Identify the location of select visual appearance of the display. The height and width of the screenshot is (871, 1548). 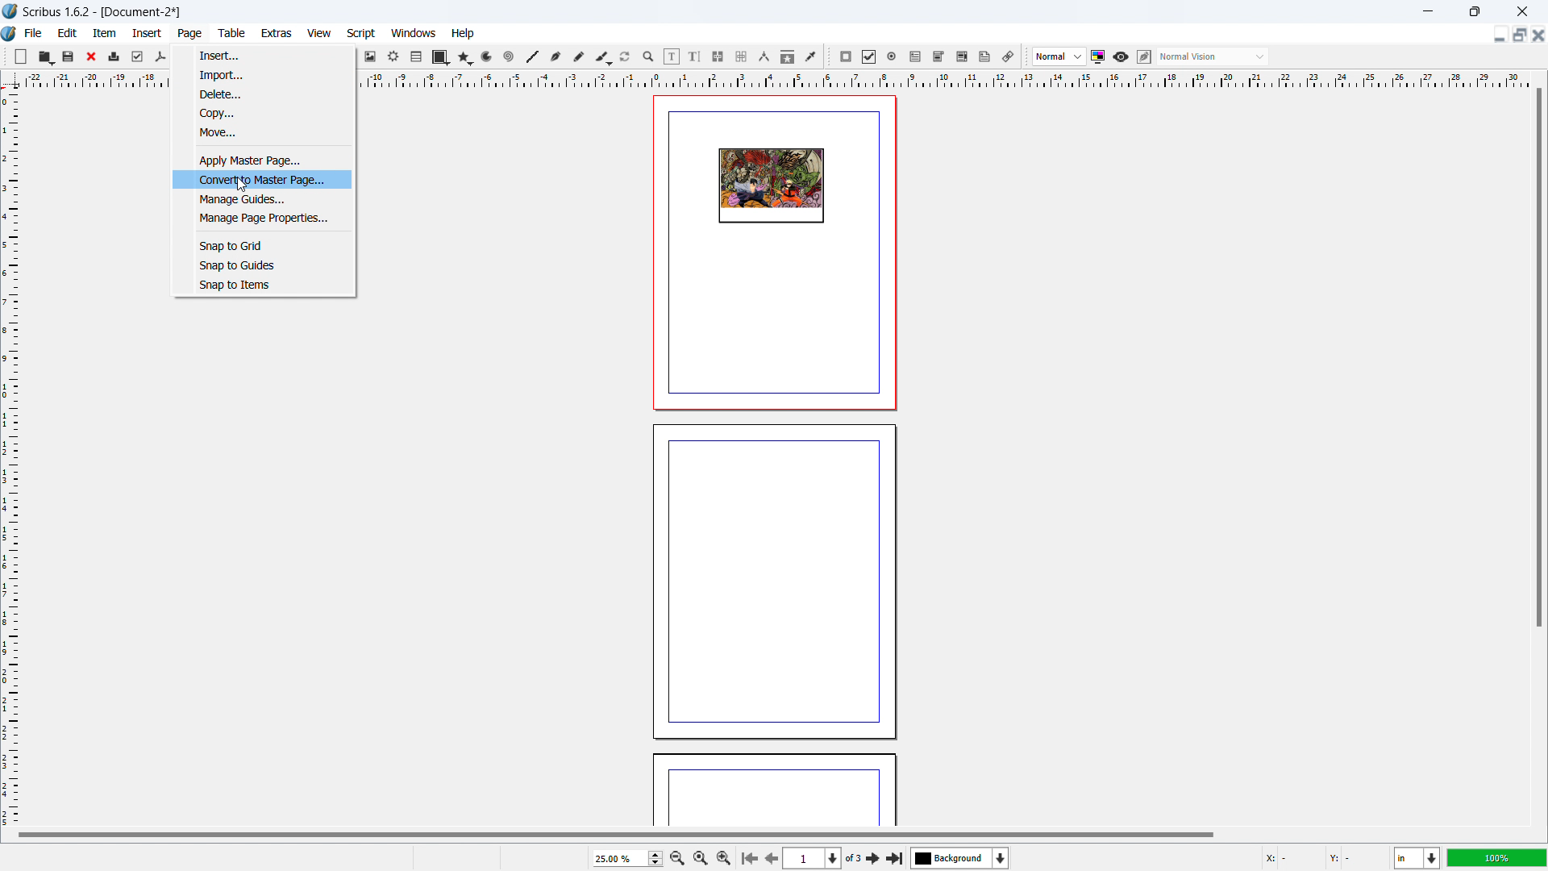
(1213, 56).